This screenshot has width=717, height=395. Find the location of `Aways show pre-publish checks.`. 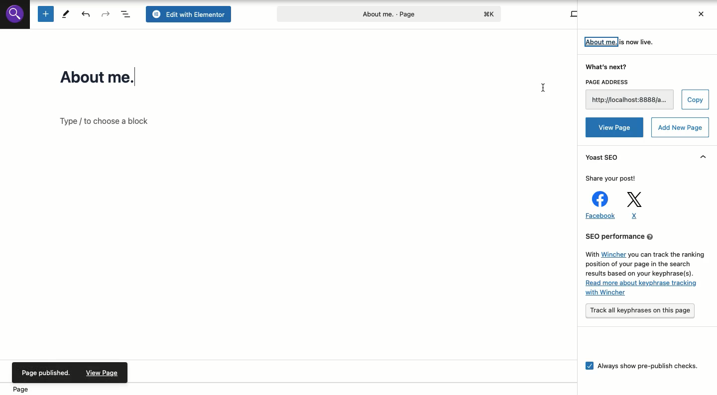

Aways show pre-publish checks. is located at coordinates (643, 367).